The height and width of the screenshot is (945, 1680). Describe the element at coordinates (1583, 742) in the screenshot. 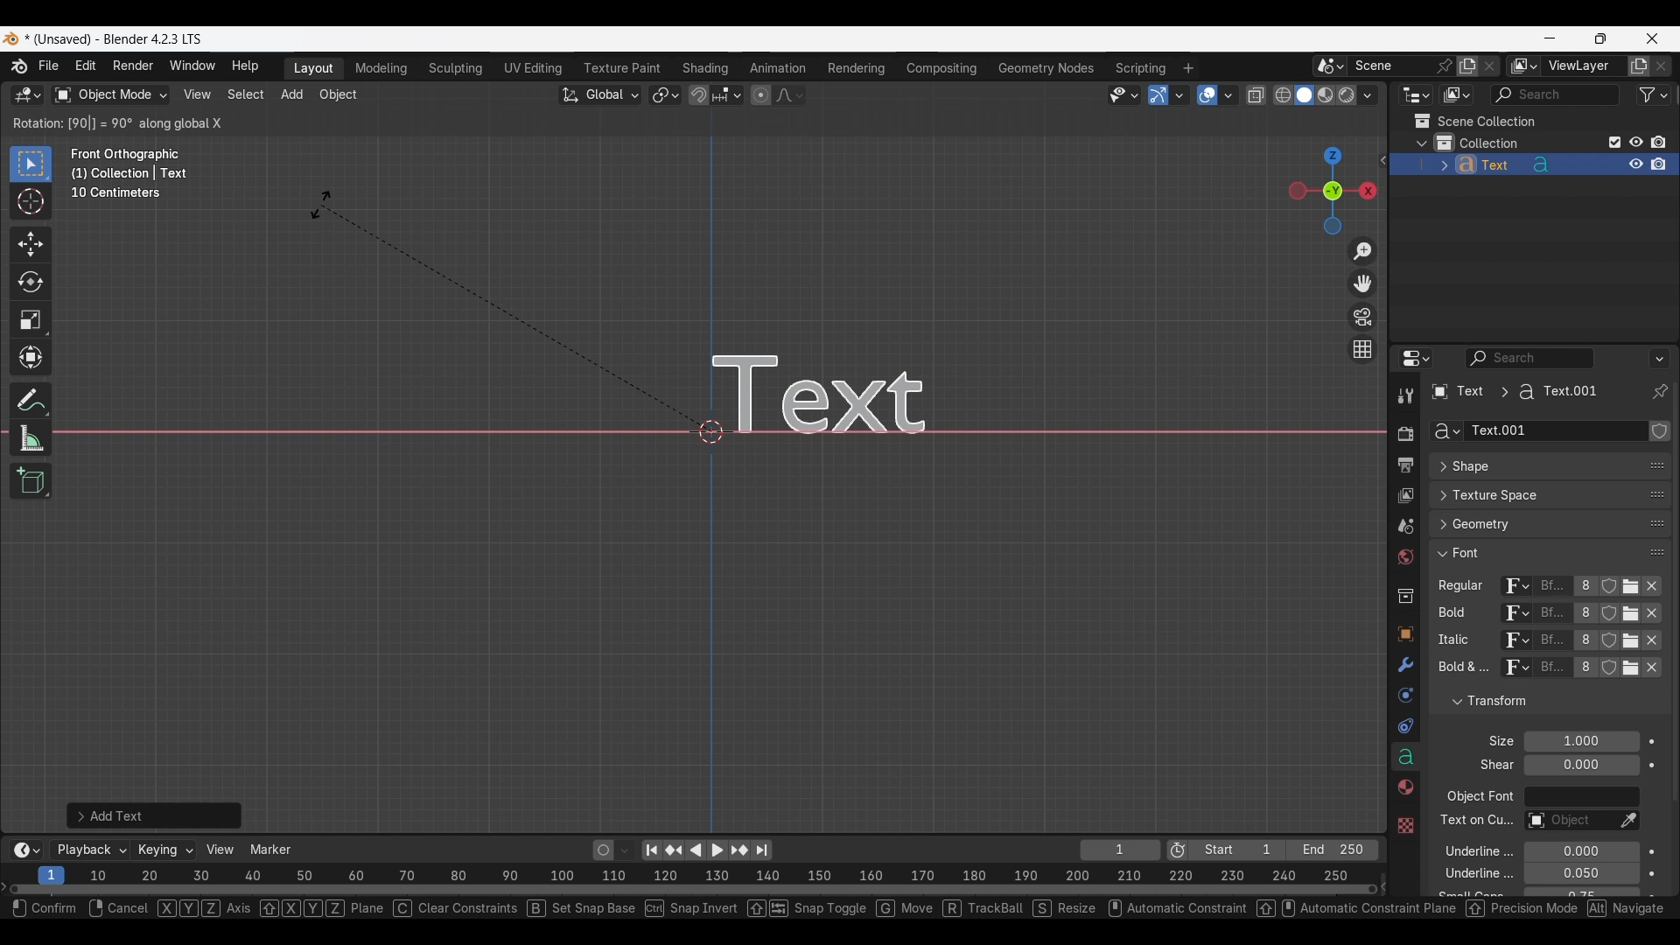

I see `Font size` at that location.